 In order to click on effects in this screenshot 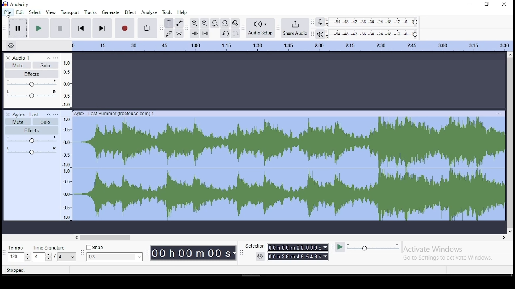, I will do `click(33, 74)`.